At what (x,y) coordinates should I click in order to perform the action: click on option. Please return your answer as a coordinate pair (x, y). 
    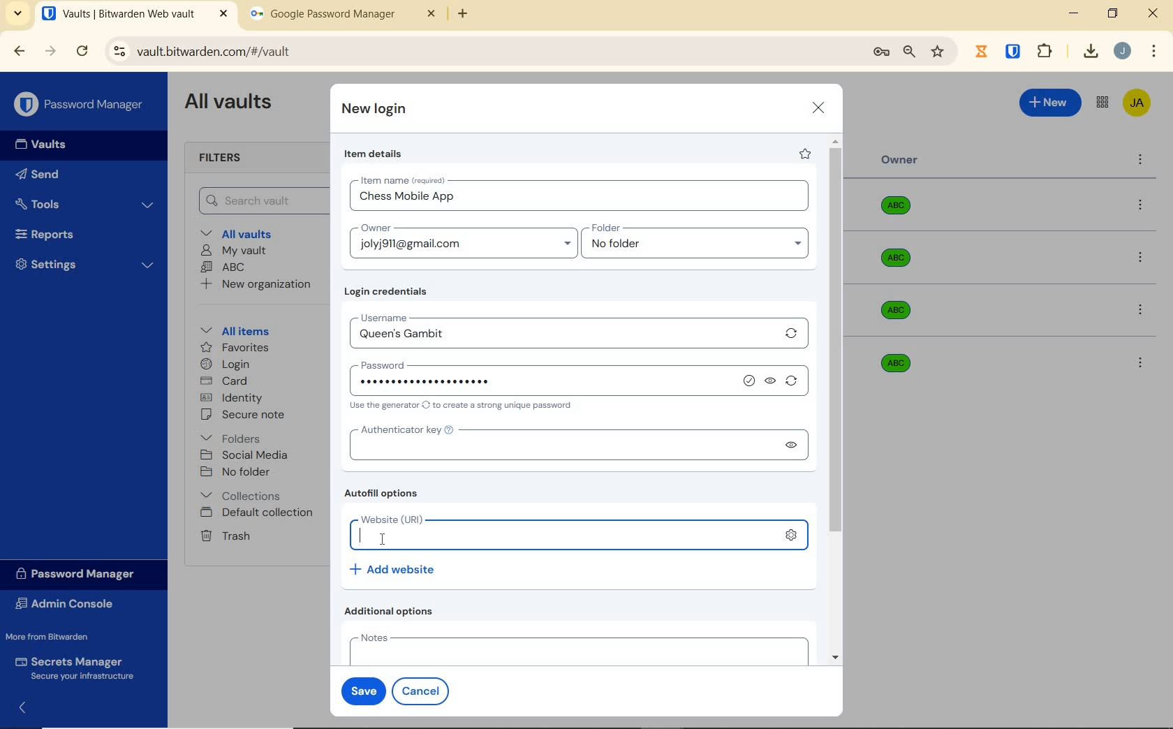
    Looking at the image, I should click on (1143, 206).